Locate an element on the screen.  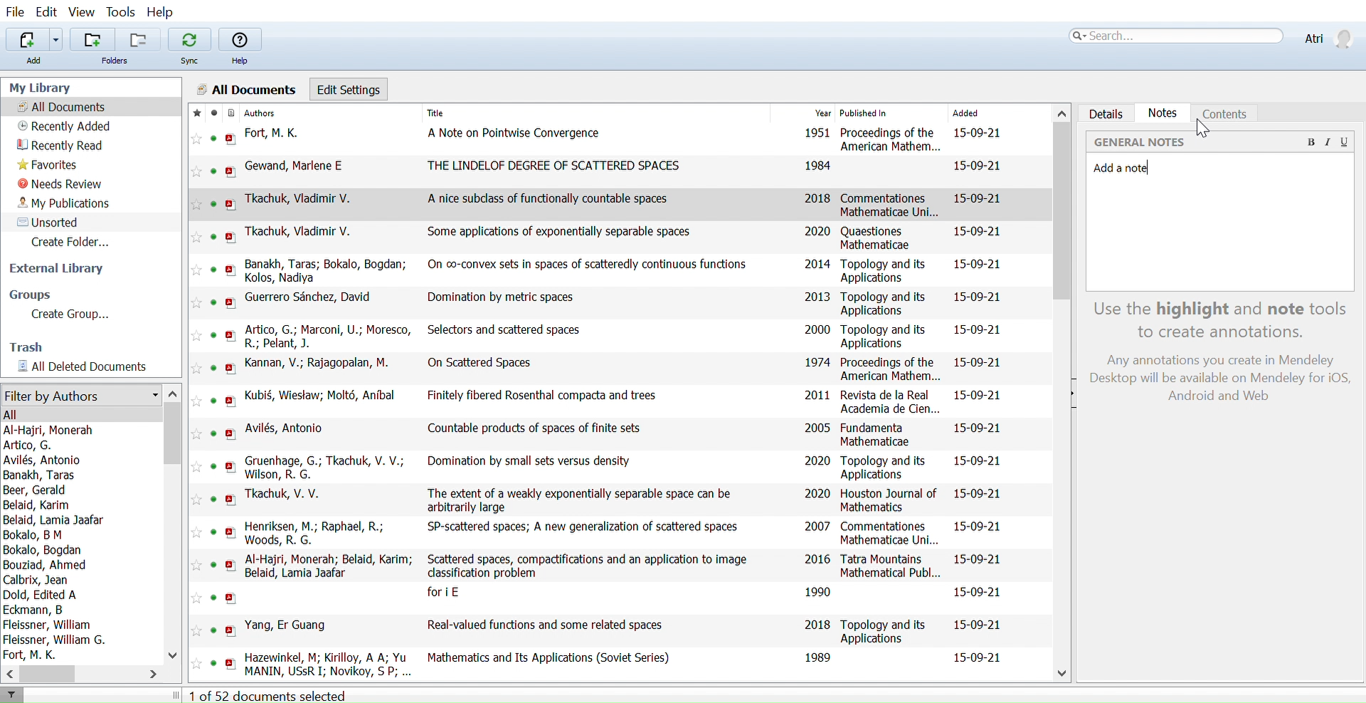
SP-scattered spaces; A new generalization of scattered spaces is located at coordinates (585, 528).